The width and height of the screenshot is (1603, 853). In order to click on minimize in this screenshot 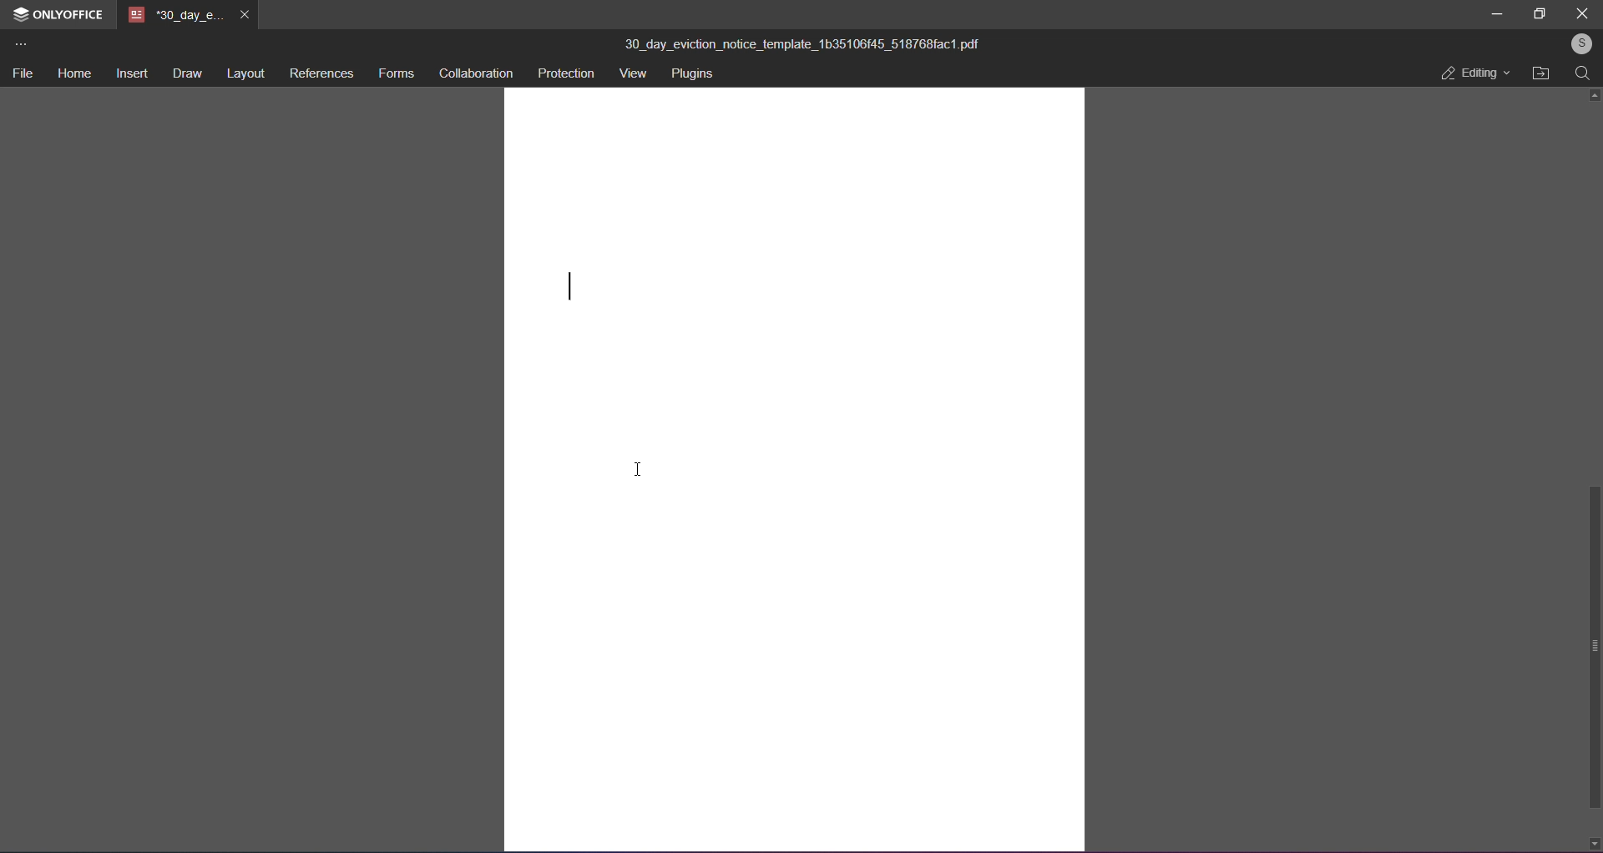, I will do `click(1497, 13)`.